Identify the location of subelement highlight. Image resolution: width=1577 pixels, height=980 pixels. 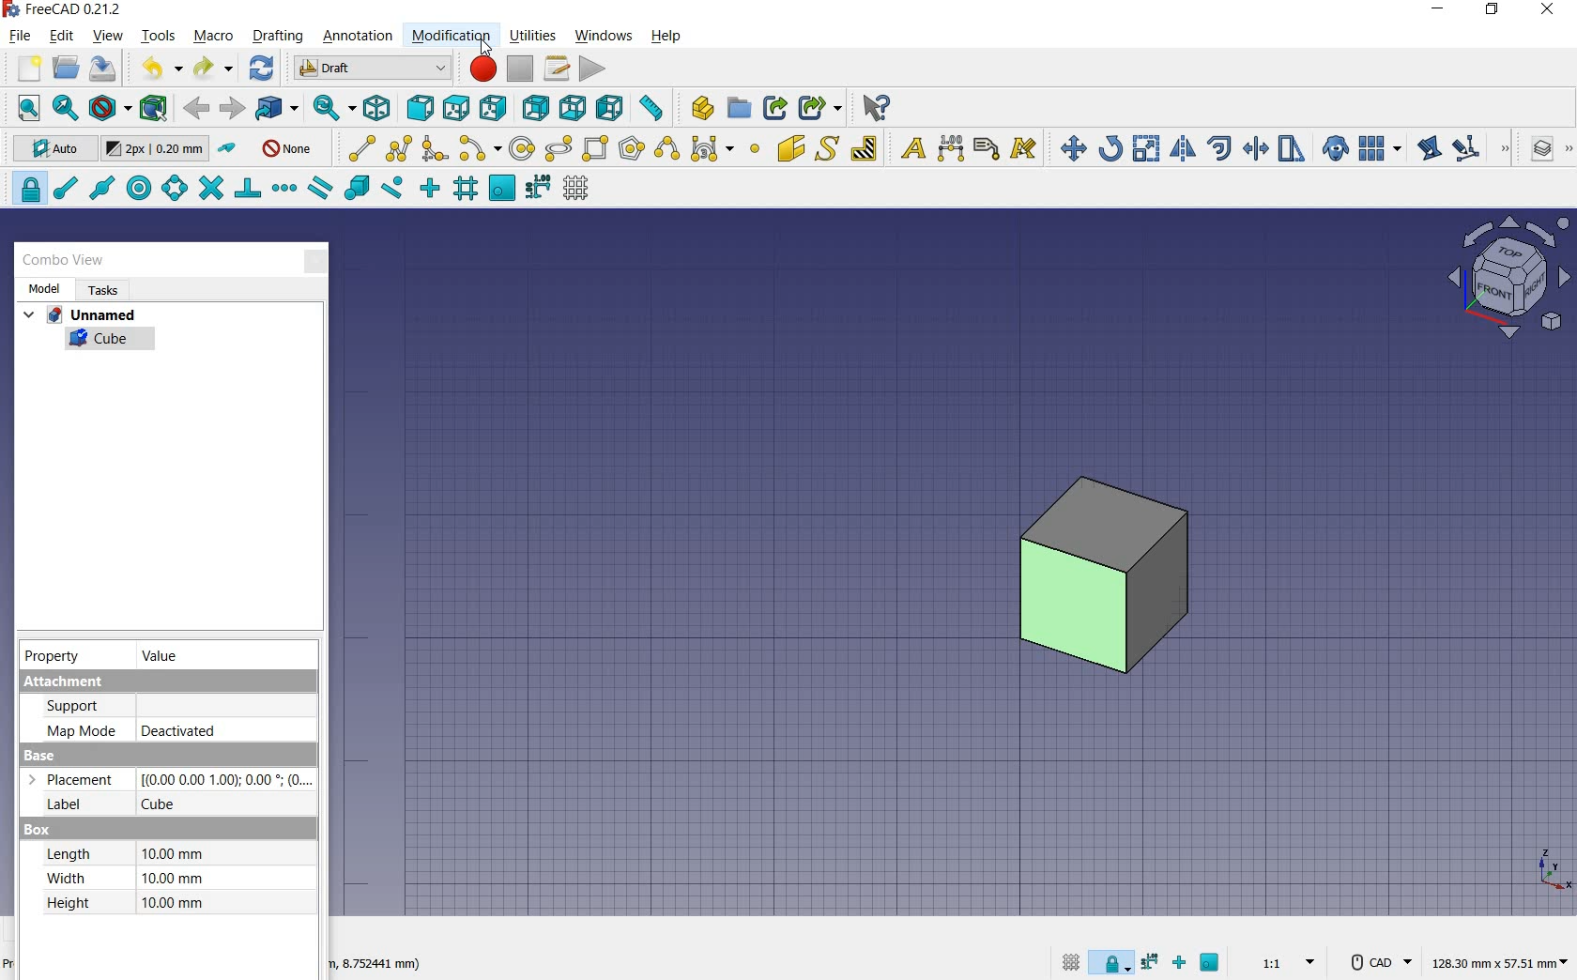
(1466, 150).